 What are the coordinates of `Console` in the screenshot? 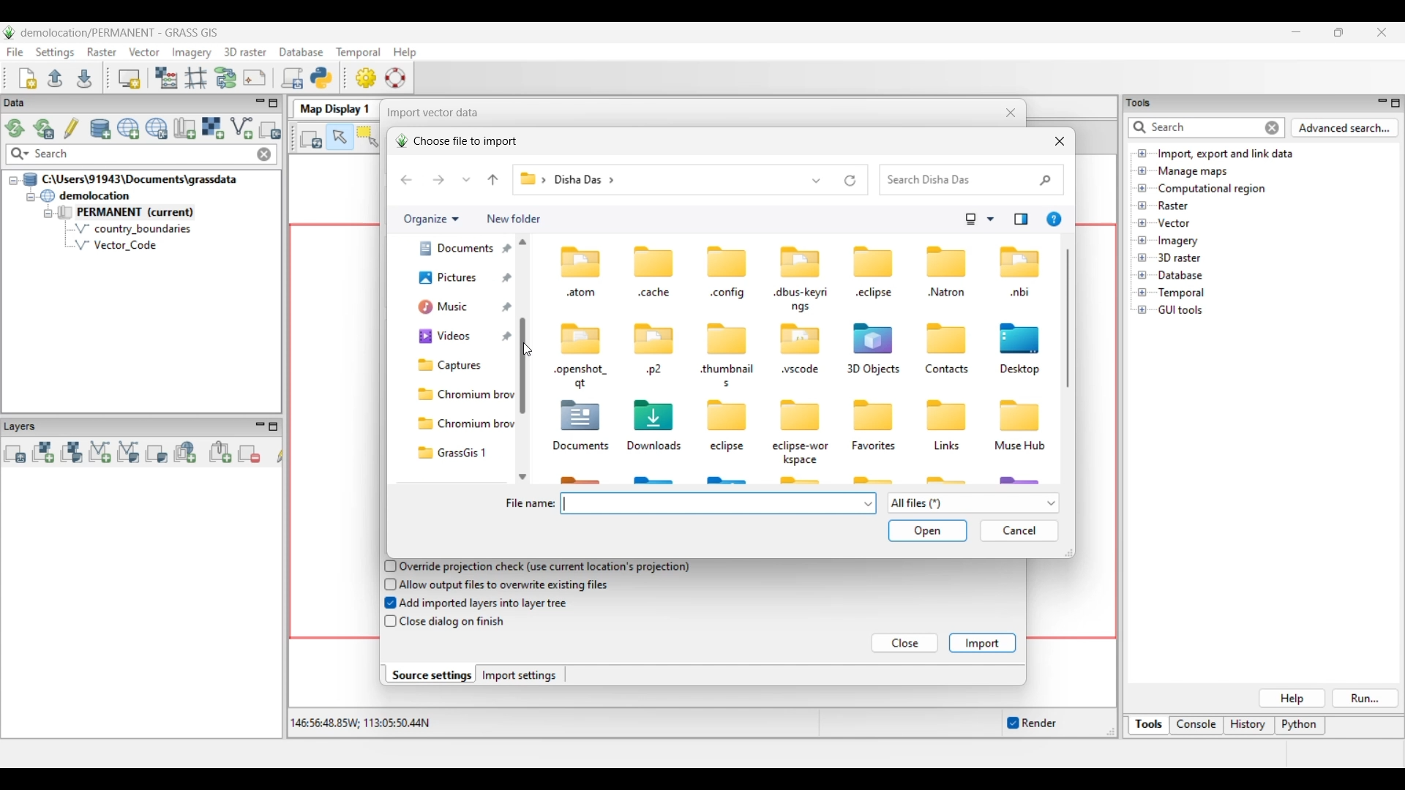 It's located at (1196, 726).